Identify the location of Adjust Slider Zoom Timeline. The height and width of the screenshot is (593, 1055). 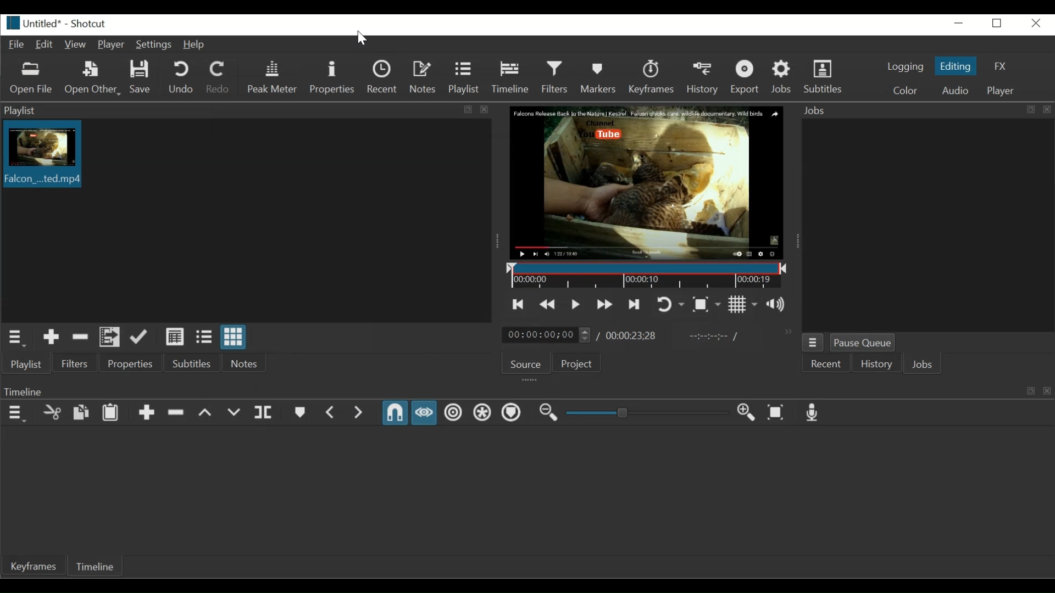
(647, 412).